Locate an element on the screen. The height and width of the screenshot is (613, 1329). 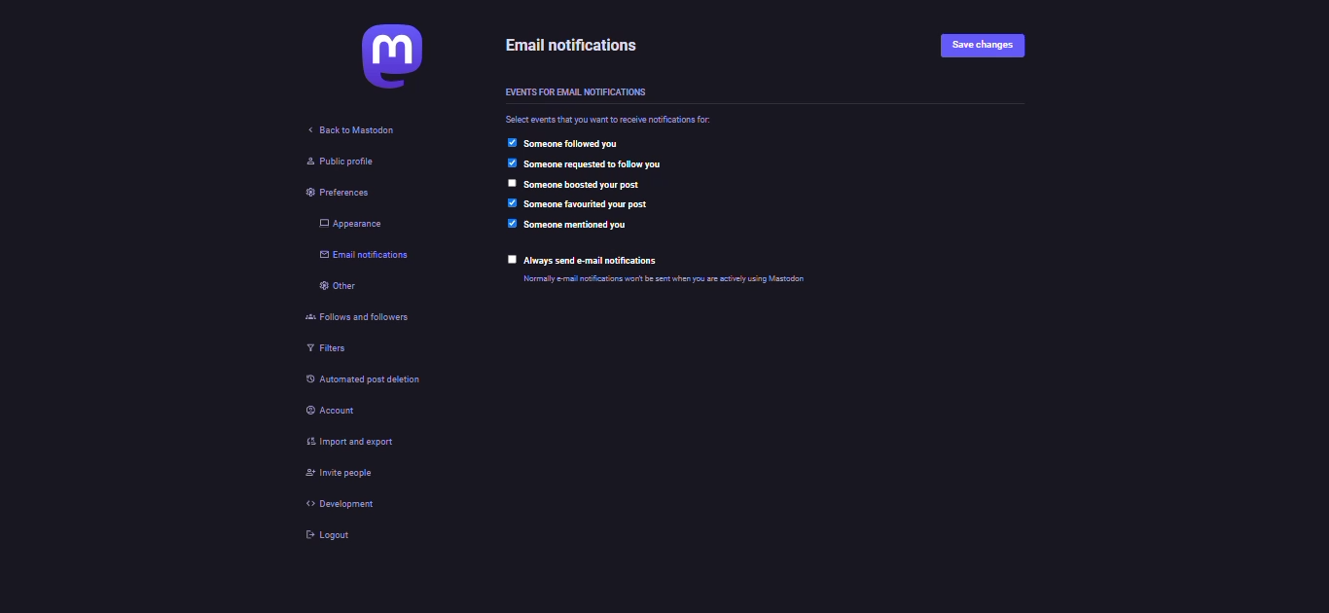
logout is located at coordinates (330, 537).